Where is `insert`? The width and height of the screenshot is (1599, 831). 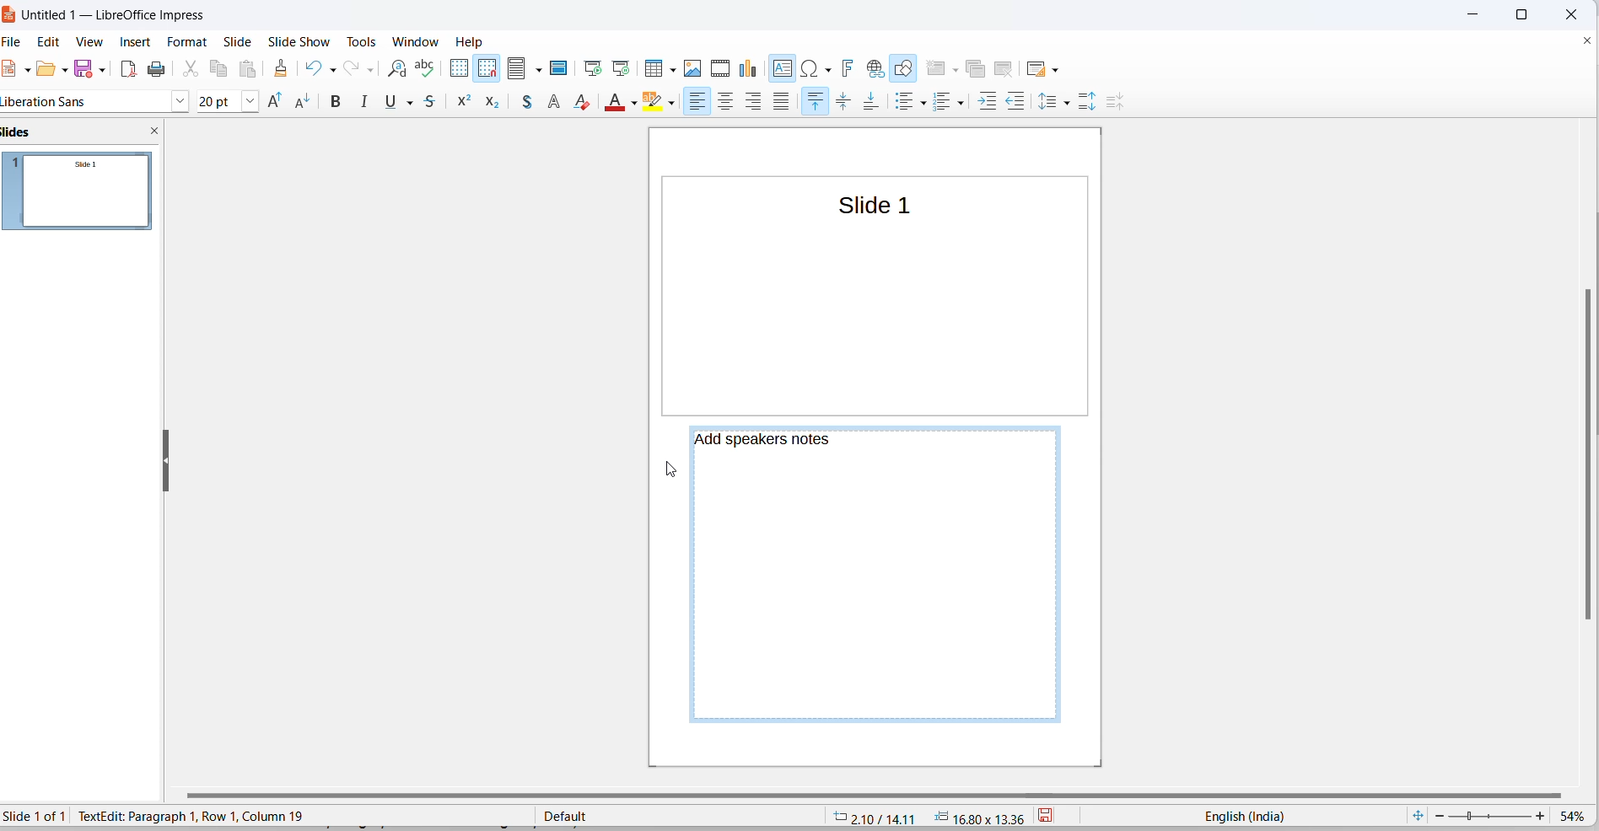 insert is located at coordinates (137, 43).